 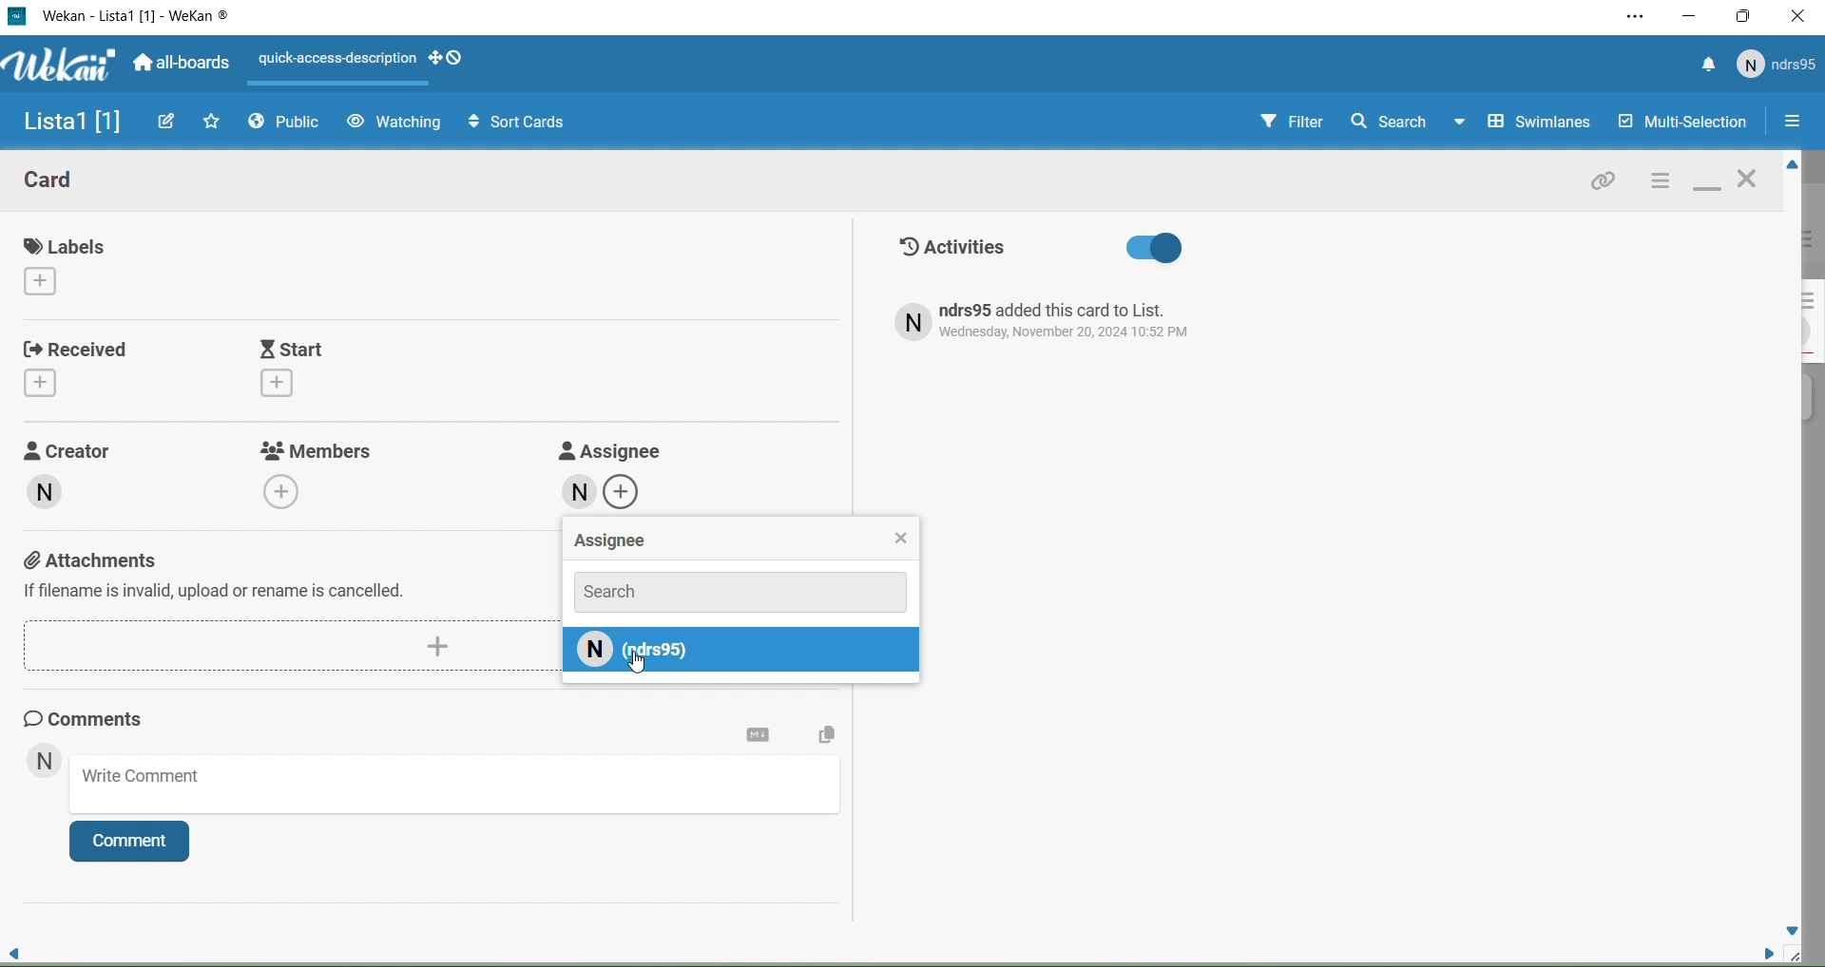 I want to click on Write Comment, so click(x=460, y=787).